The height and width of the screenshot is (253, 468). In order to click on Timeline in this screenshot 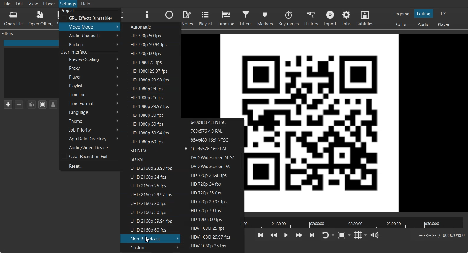, I will do `click(226, 18)`.